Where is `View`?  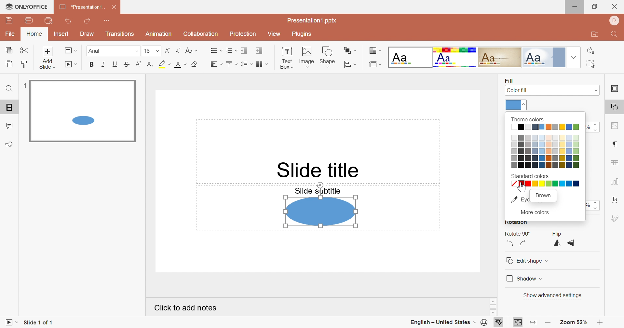 View is located at coordinates (274, 35).